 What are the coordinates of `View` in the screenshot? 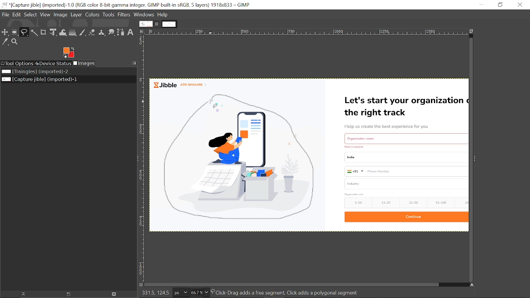 It's located at (46, 14).